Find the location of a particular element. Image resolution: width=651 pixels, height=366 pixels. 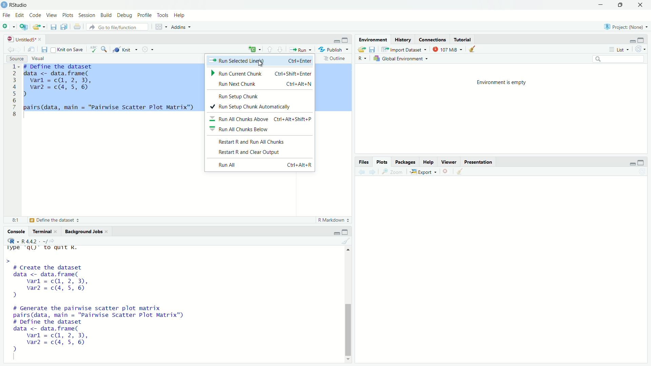

Save all open documents (Ctrl + Alt + S) is located at coordinates (64, 26).